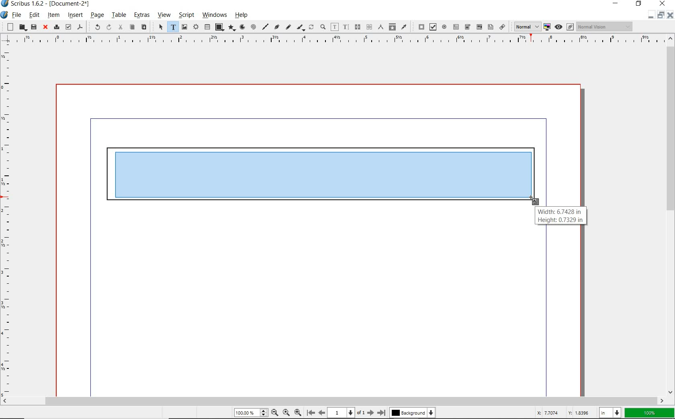 The height and width of the screenshot is (419, 675). I want to click on scrollbar, so click(333, 400).